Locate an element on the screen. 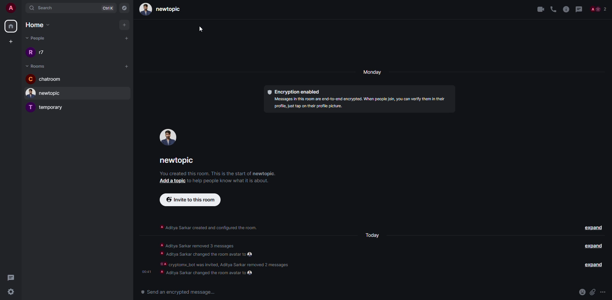  chatroom is located at coordinates (49, 79).